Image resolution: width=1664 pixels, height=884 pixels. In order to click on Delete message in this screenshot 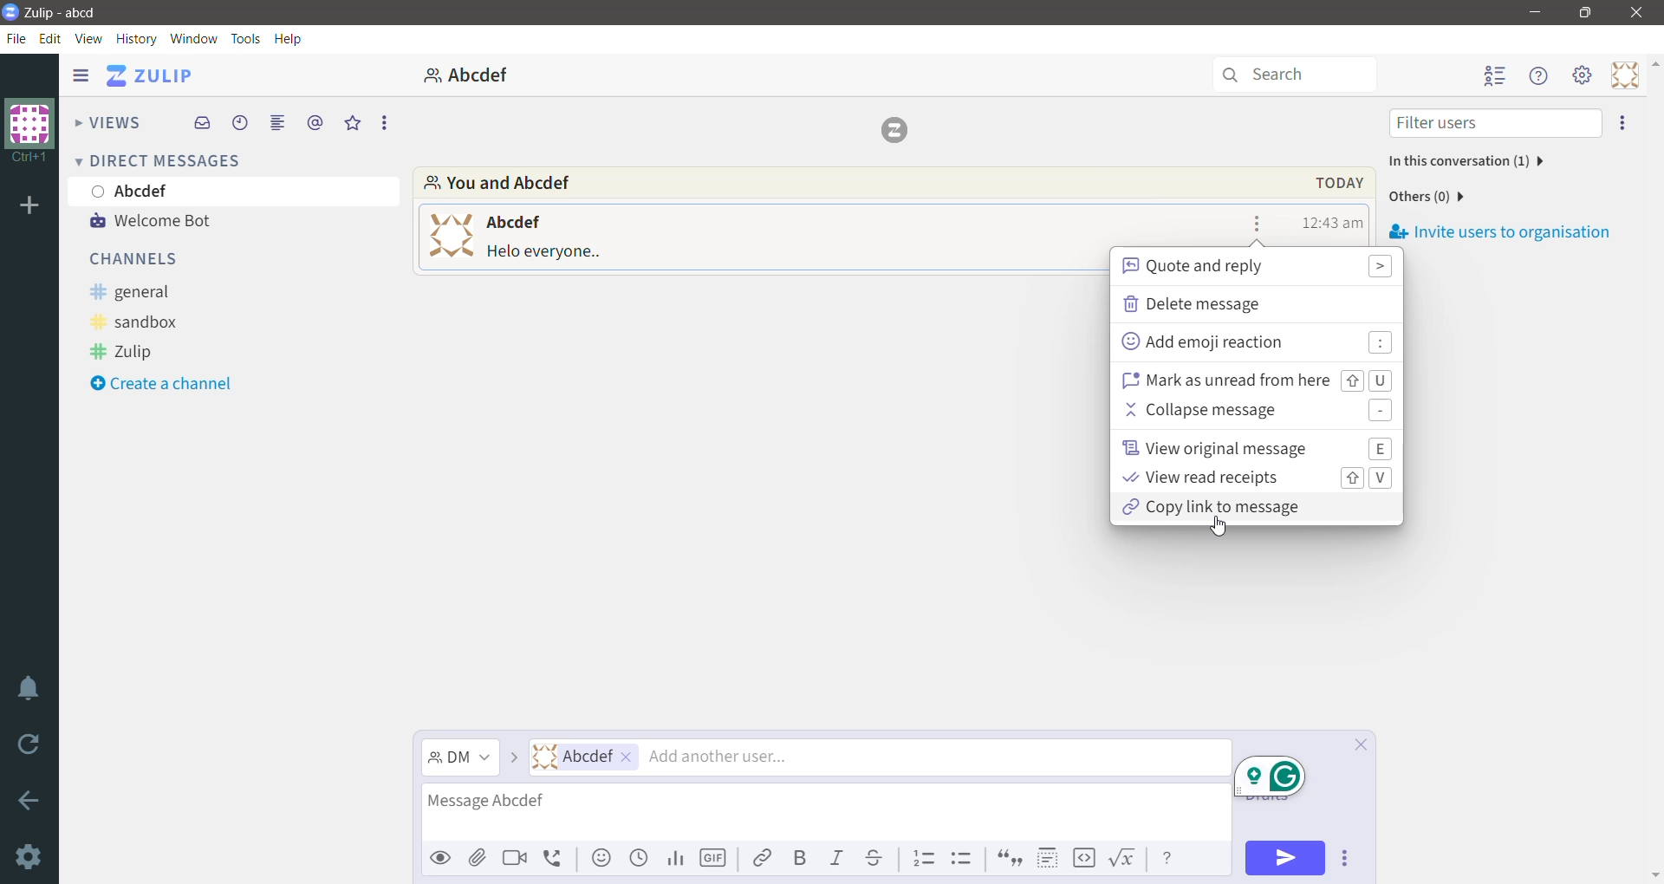, I will do `click(1200, 305)`.